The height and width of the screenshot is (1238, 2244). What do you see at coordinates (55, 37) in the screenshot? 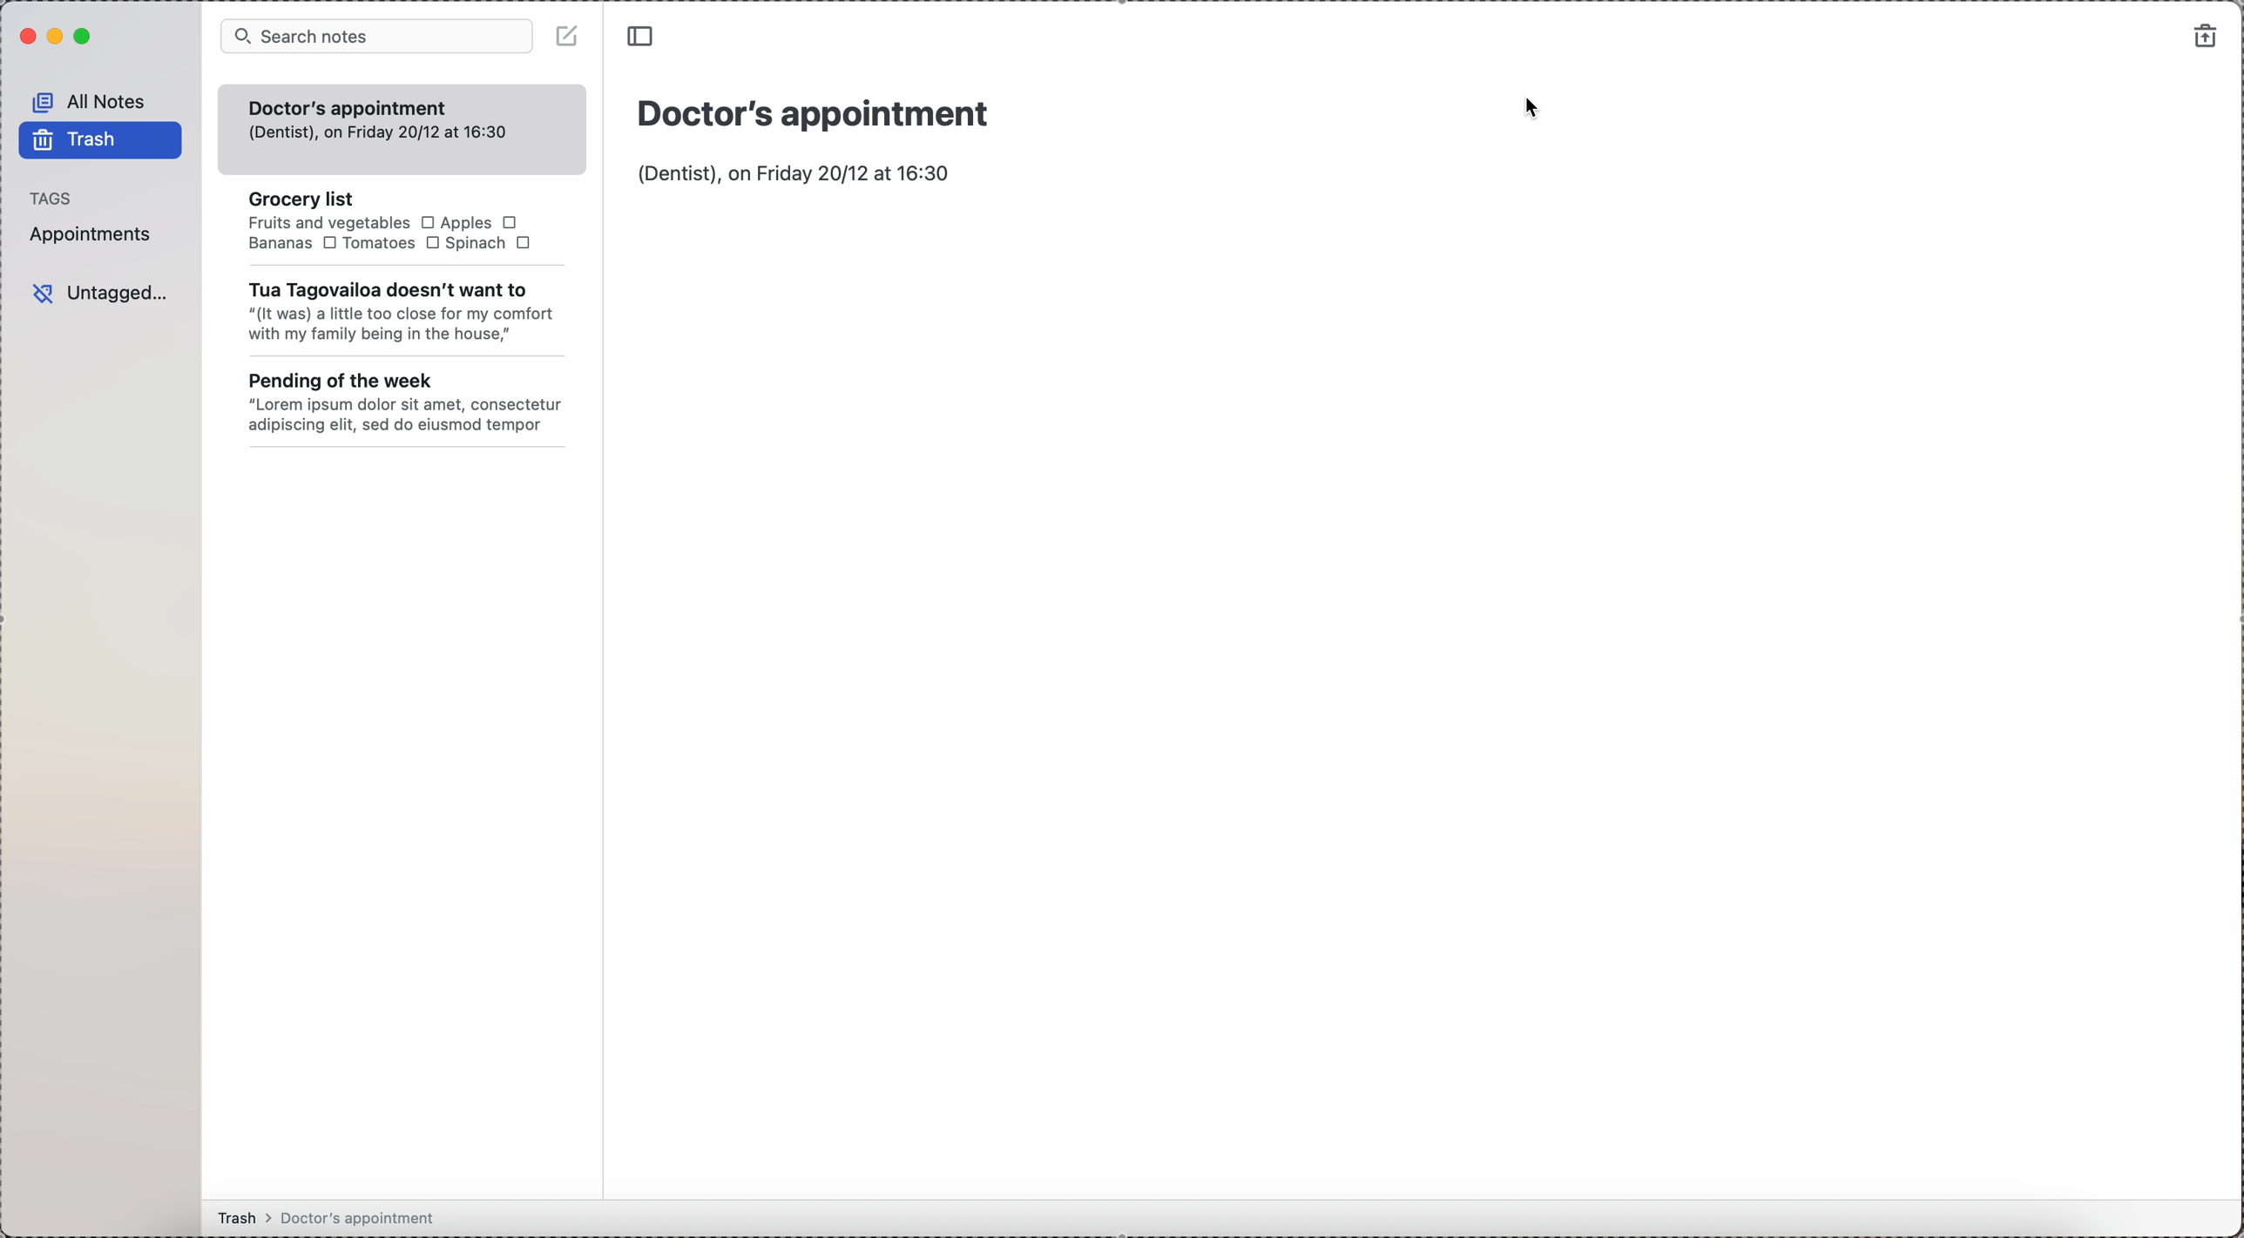
I see `minimize Simplenote` at bounding box center [55, 37].